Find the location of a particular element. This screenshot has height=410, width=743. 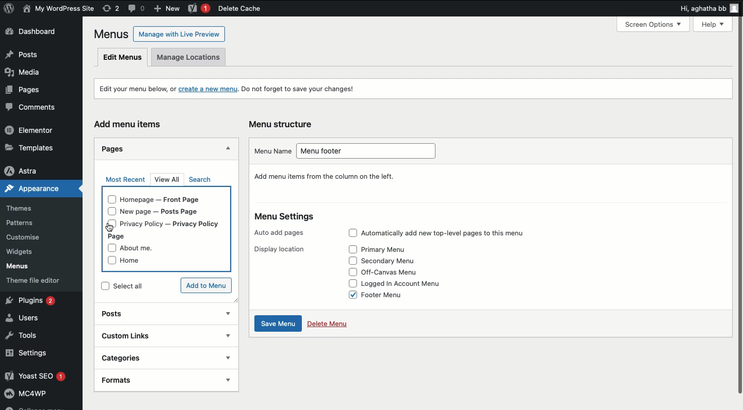

Astra is located at coordinates (37, 170).